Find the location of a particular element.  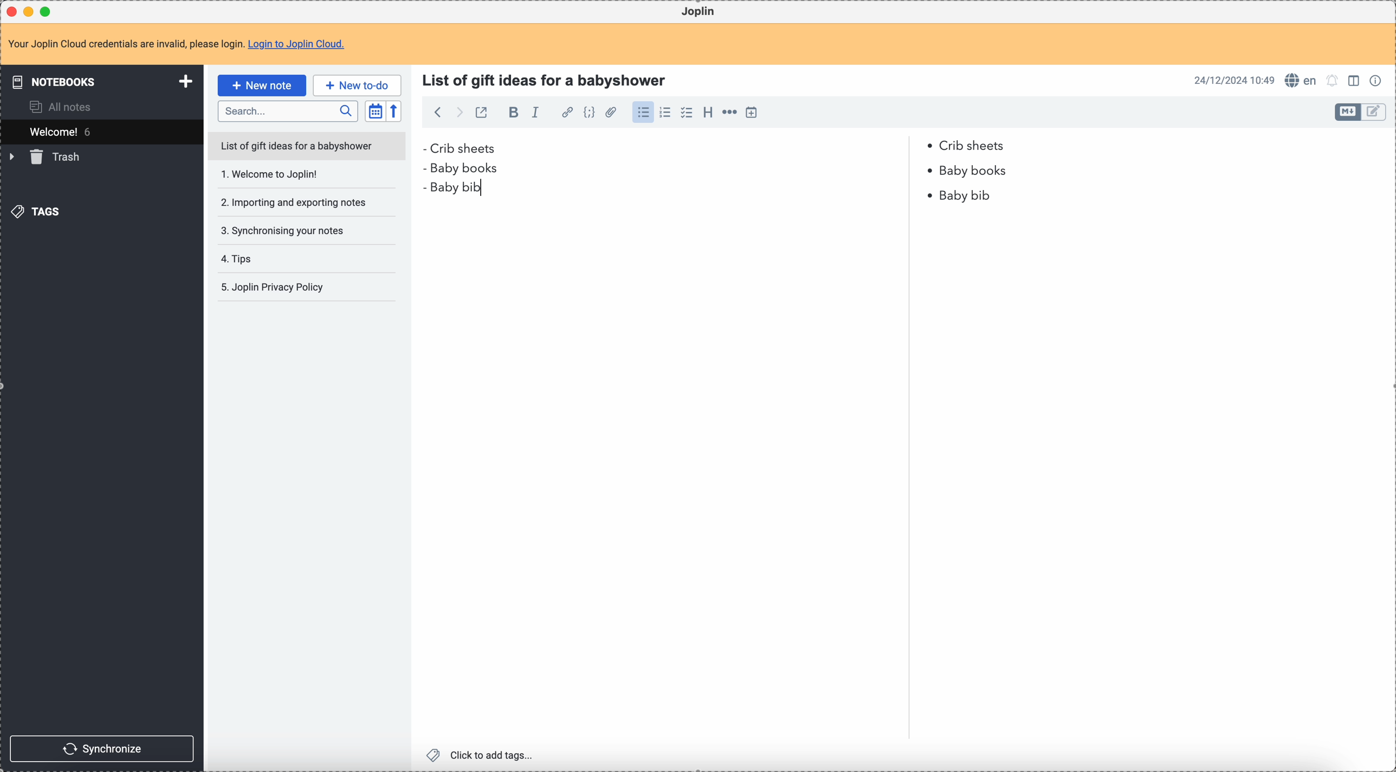

importing and exporting notes is located at coordinates (293, 202).